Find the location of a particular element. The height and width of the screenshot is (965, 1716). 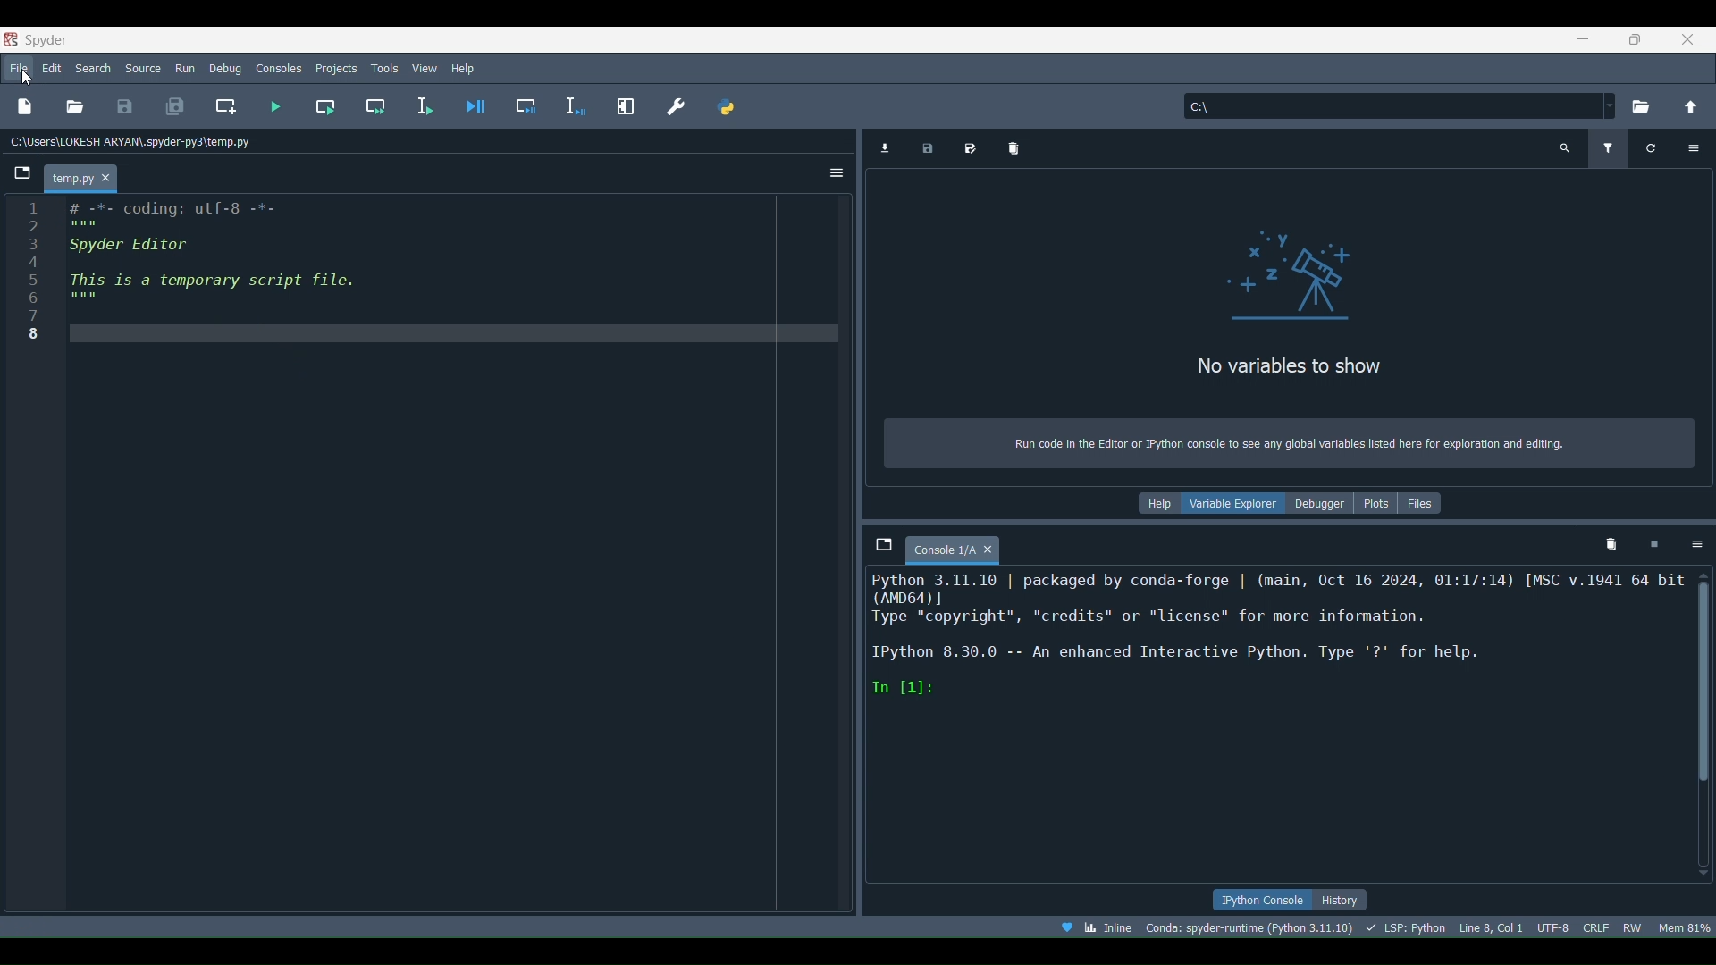

Remove all variables from namespace is located at coordinates (1610, 542).